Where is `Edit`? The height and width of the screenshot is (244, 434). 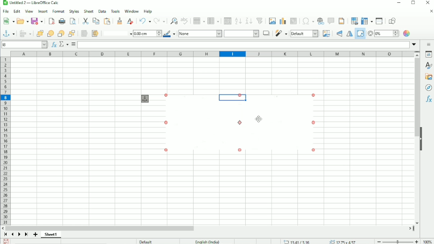 Edit is located at coordinates (17, 12).